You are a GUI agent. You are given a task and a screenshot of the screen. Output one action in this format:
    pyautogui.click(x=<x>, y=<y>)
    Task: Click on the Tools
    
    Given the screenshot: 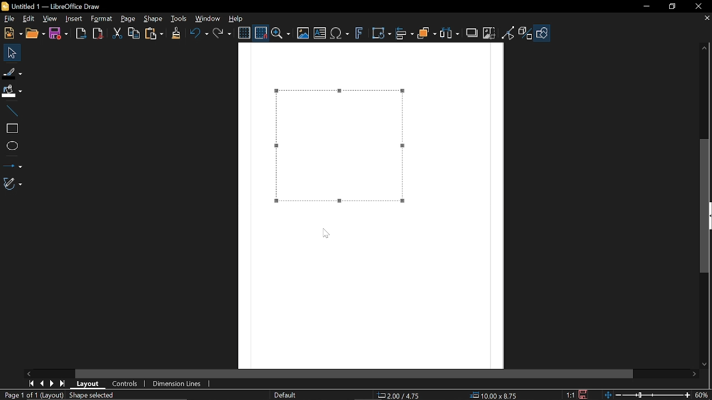 What is the action you would take?
    pyautogui.click(x=179, y=18)
    